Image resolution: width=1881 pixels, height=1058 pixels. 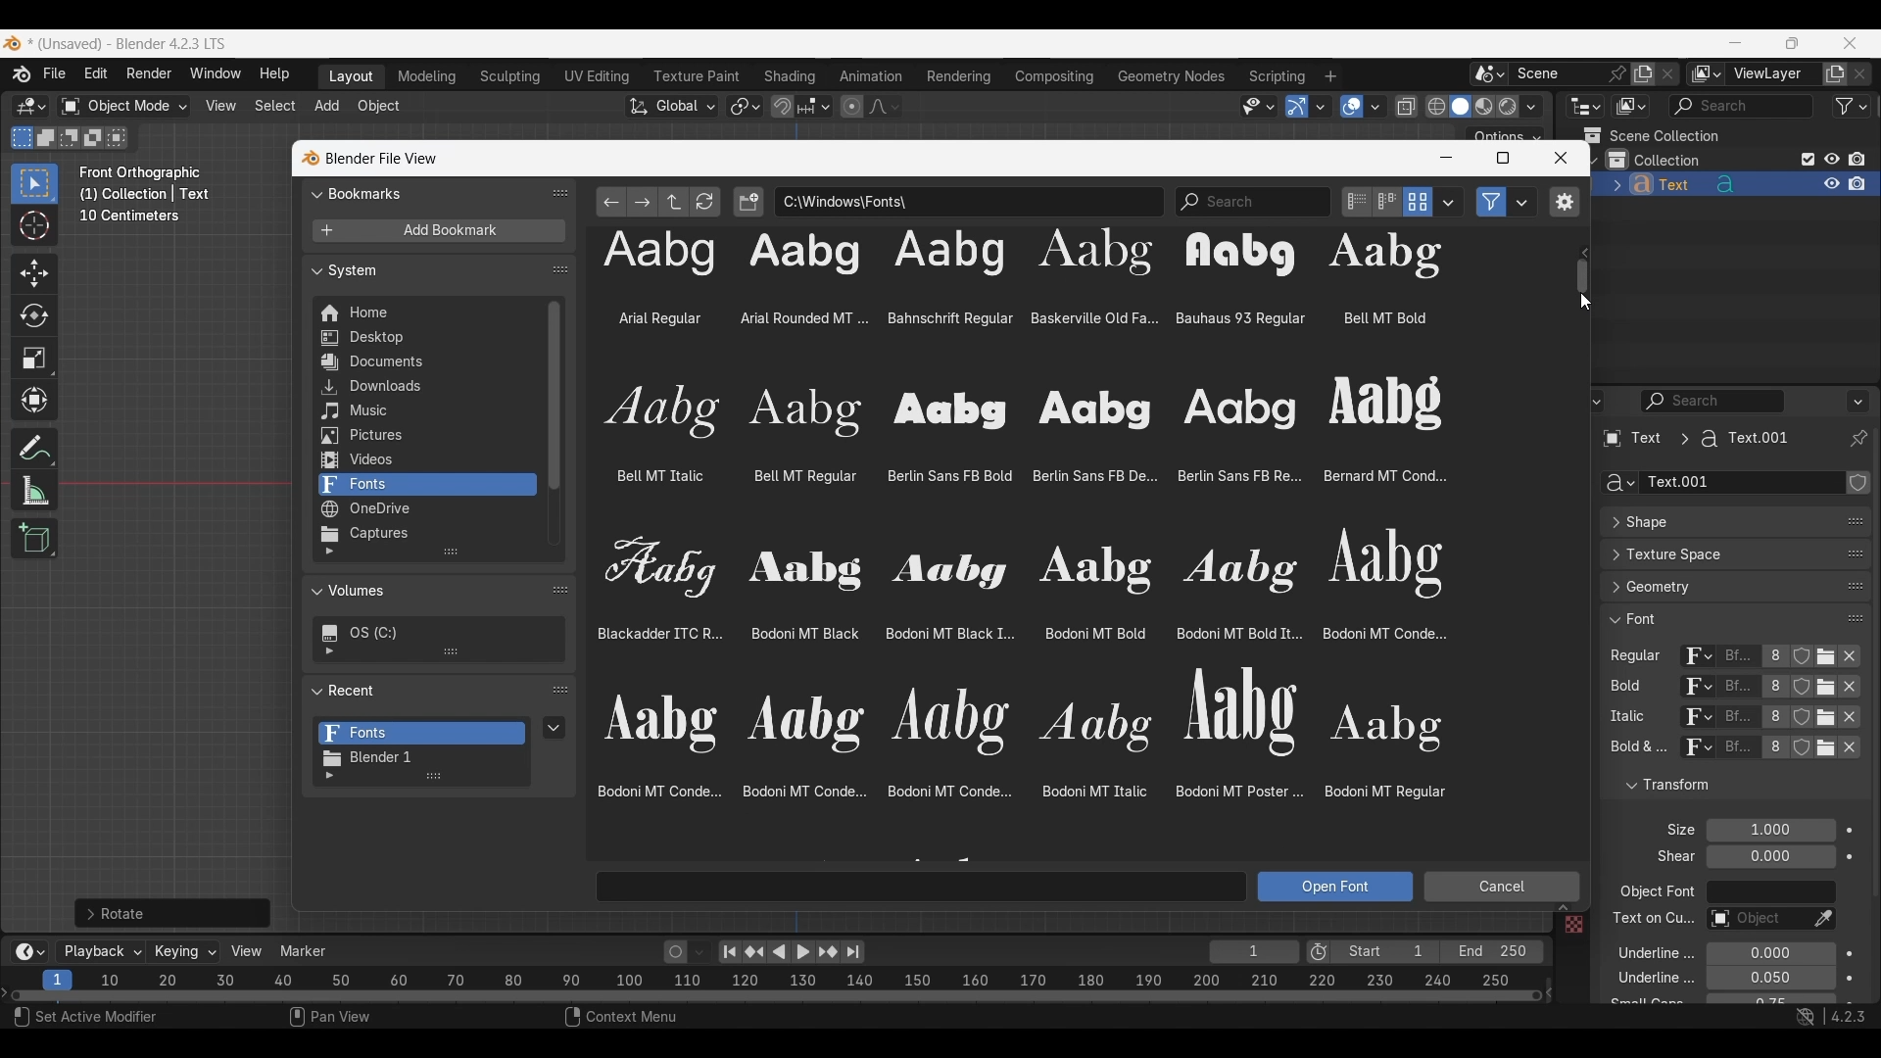 What do you see at coordinates (560, 269) in the screenshot?
I see `Change order in list` at bounding box center [560, 269].